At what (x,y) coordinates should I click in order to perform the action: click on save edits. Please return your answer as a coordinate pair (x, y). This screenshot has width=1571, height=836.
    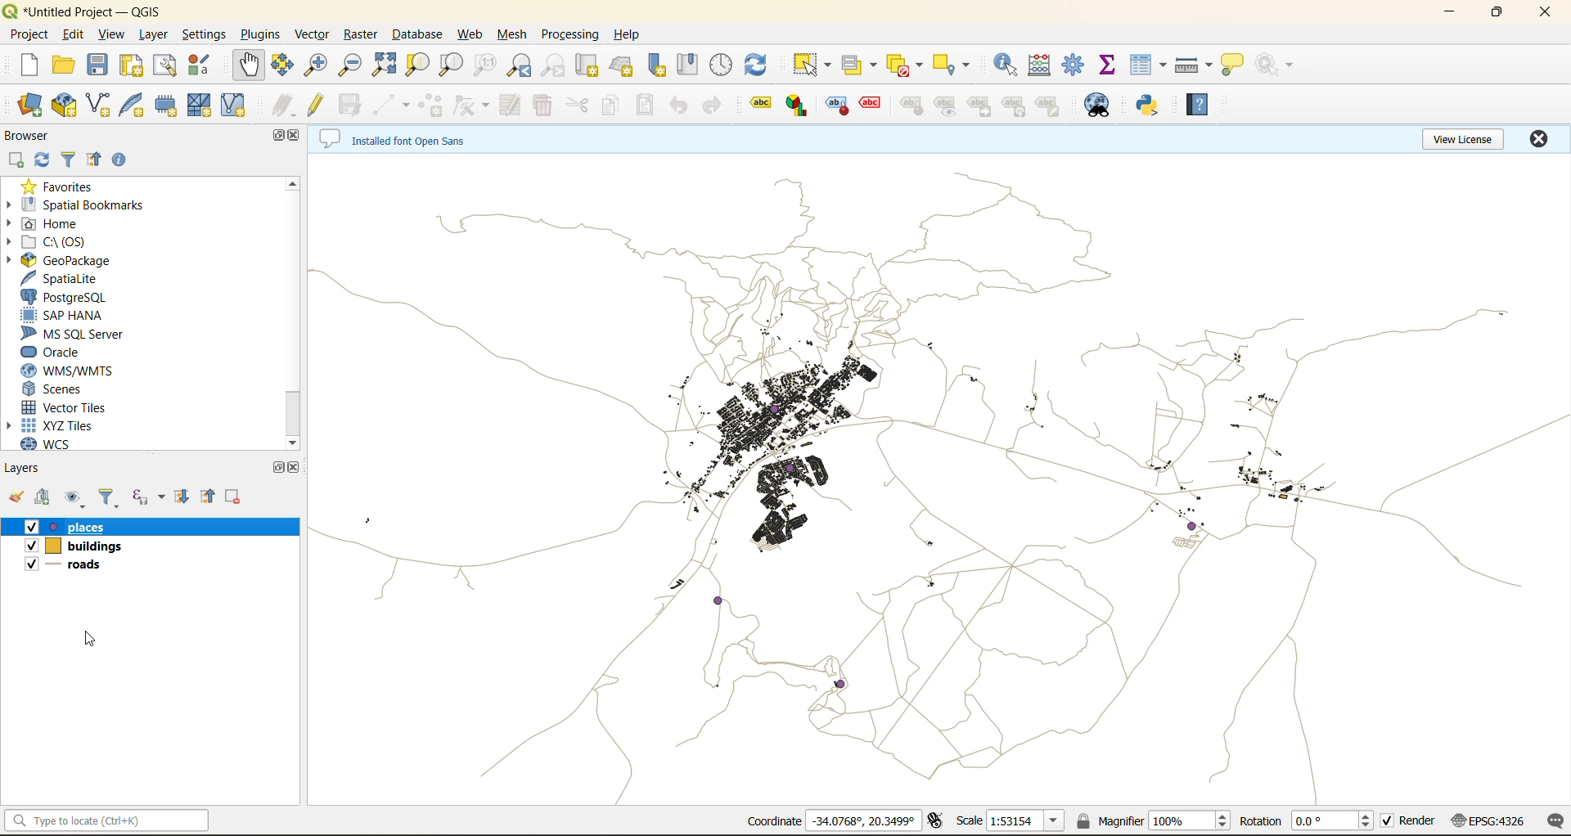
    Looking at the image, I should click on (353, 106).